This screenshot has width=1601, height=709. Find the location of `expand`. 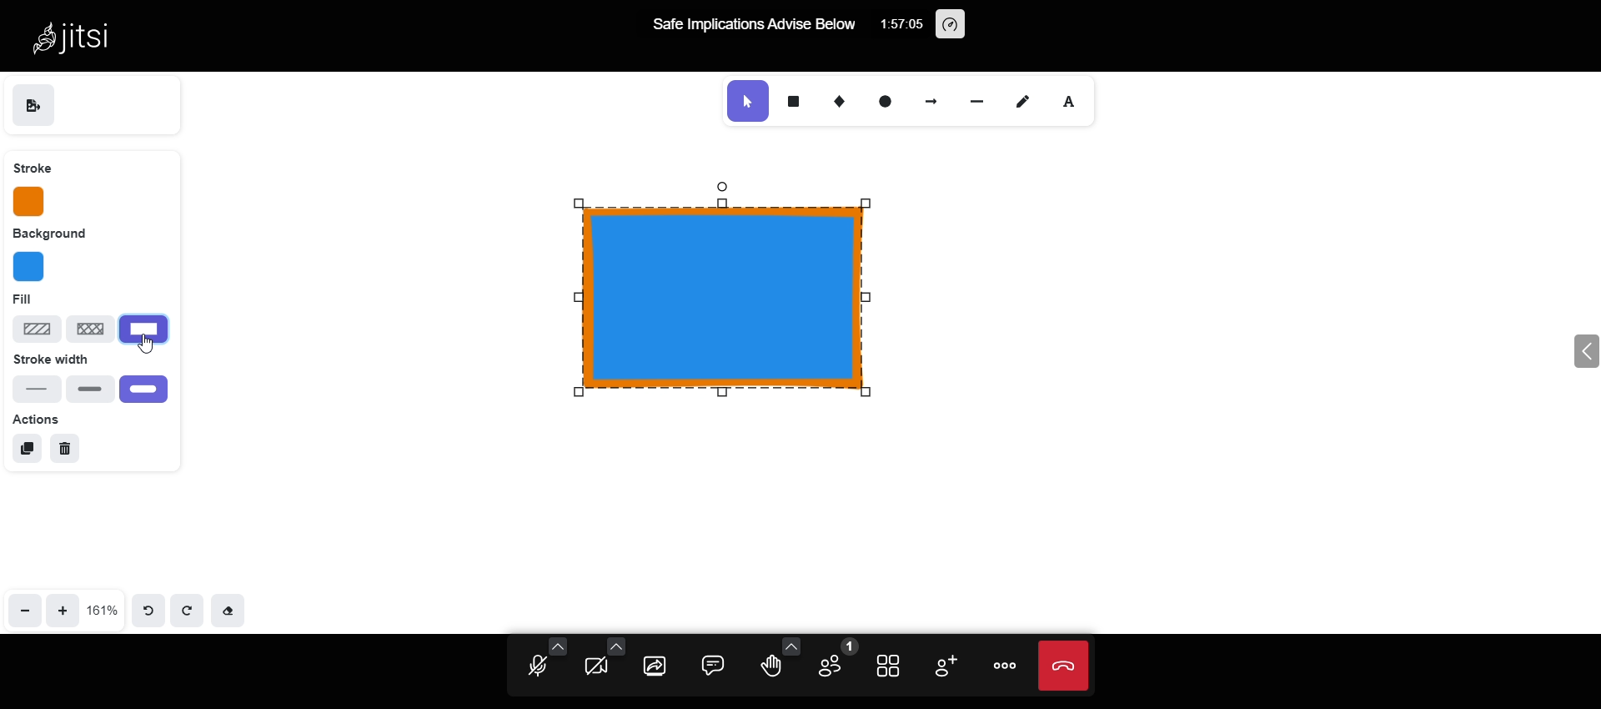

expand is located at coordinates (1550, 349).